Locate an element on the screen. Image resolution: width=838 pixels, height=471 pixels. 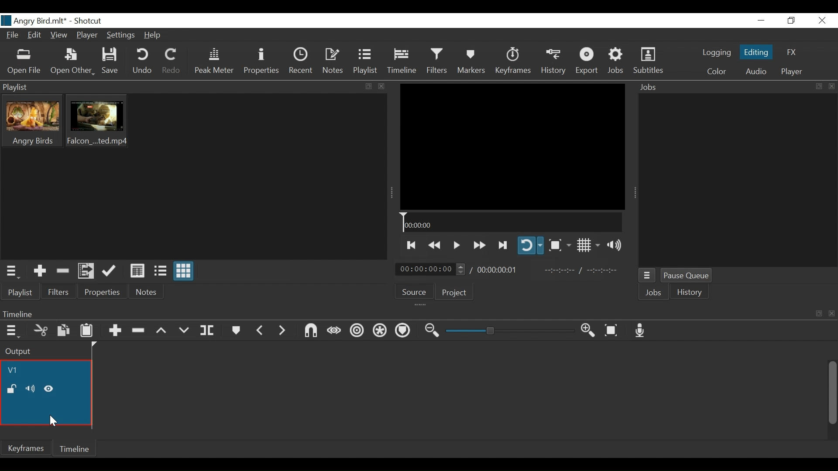
Open Other is located at coordinates (72, 62).